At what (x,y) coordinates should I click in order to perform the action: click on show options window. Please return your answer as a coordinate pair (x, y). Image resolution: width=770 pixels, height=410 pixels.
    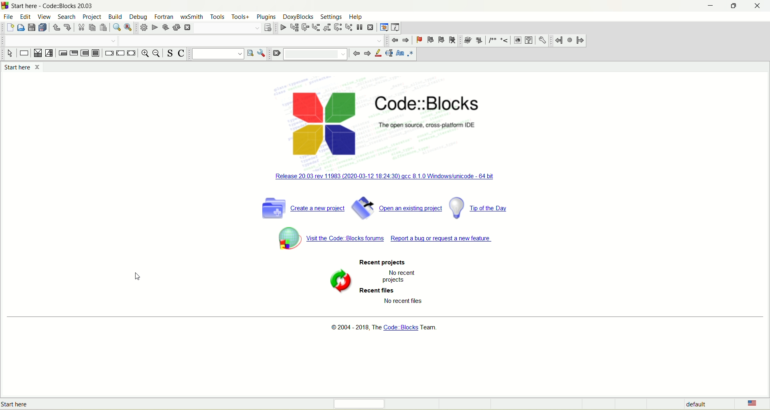
    Looking at the image, I should click on (263, 54).